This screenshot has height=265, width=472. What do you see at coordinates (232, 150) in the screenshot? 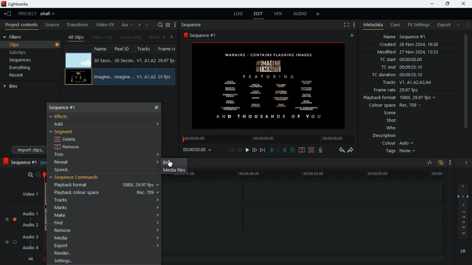
I see `beggining` at bounding box center [232, 150].